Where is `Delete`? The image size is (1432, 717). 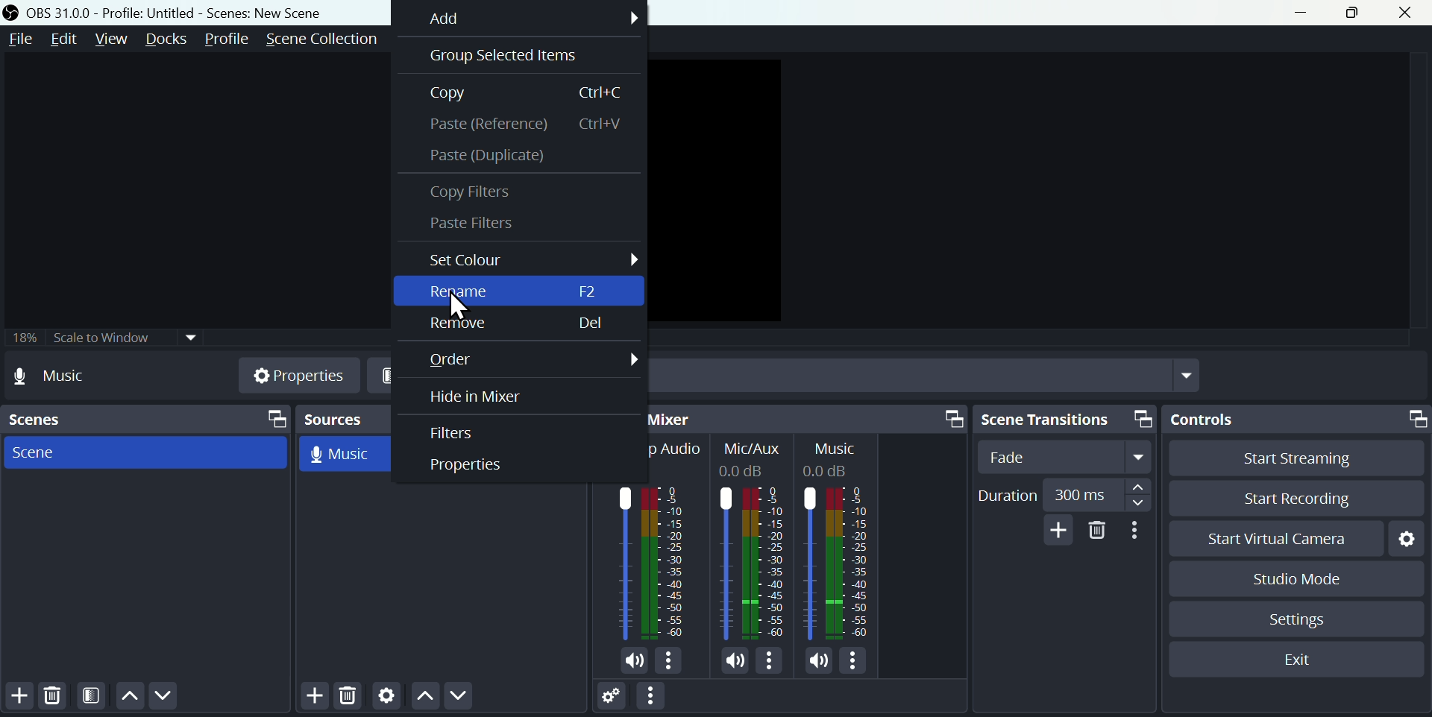 Delete is located at coordinates (1097, 531).